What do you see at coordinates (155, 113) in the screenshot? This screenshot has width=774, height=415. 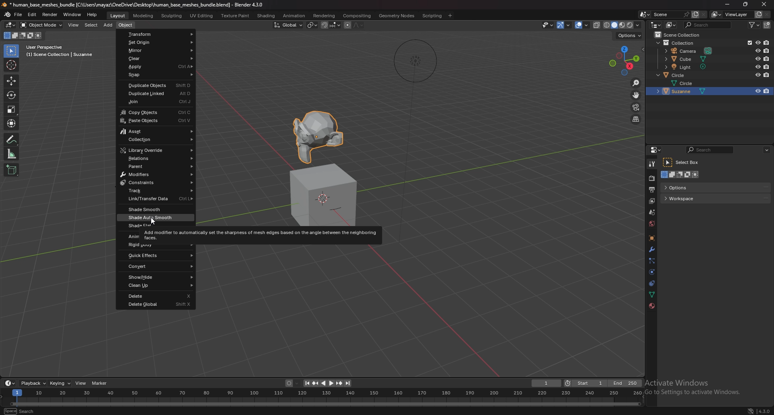 I see `copy objects` at bounding box center [155, 113].